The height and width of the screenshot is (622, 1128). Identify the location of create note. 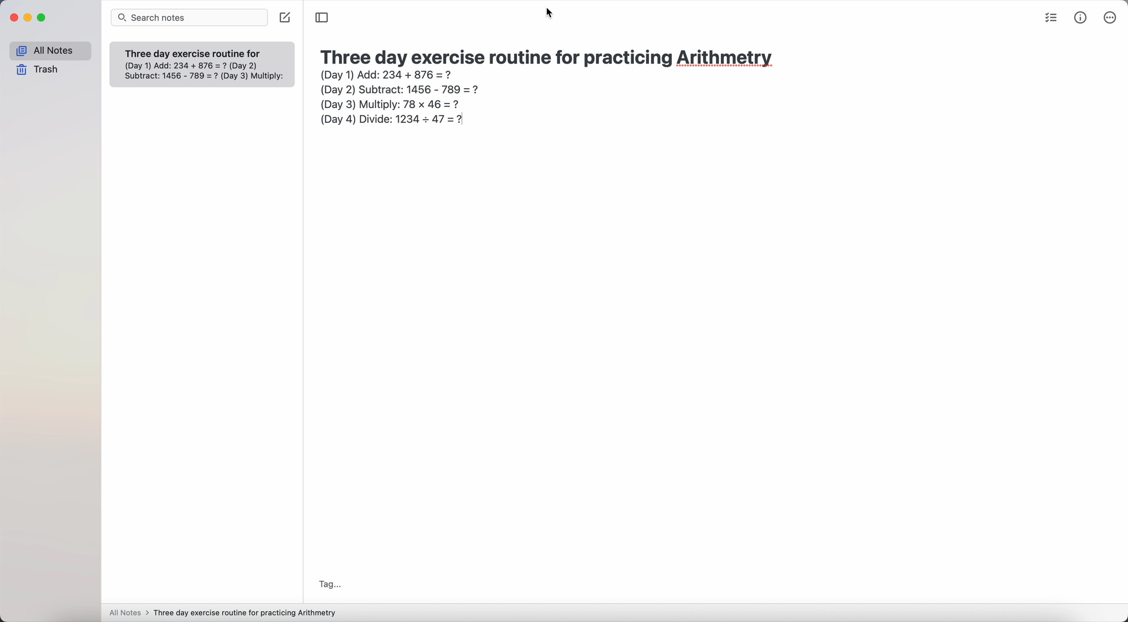
(285, 18).